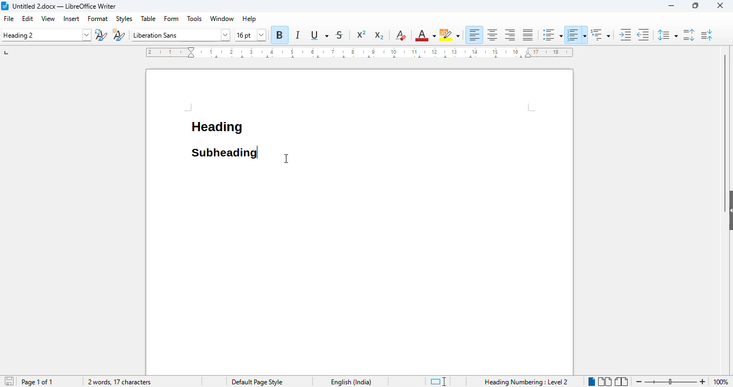 This screenshot has height=387, width=733. Describe the element at coordinates (728, 208) in the screenshot. I see `show` at that location.